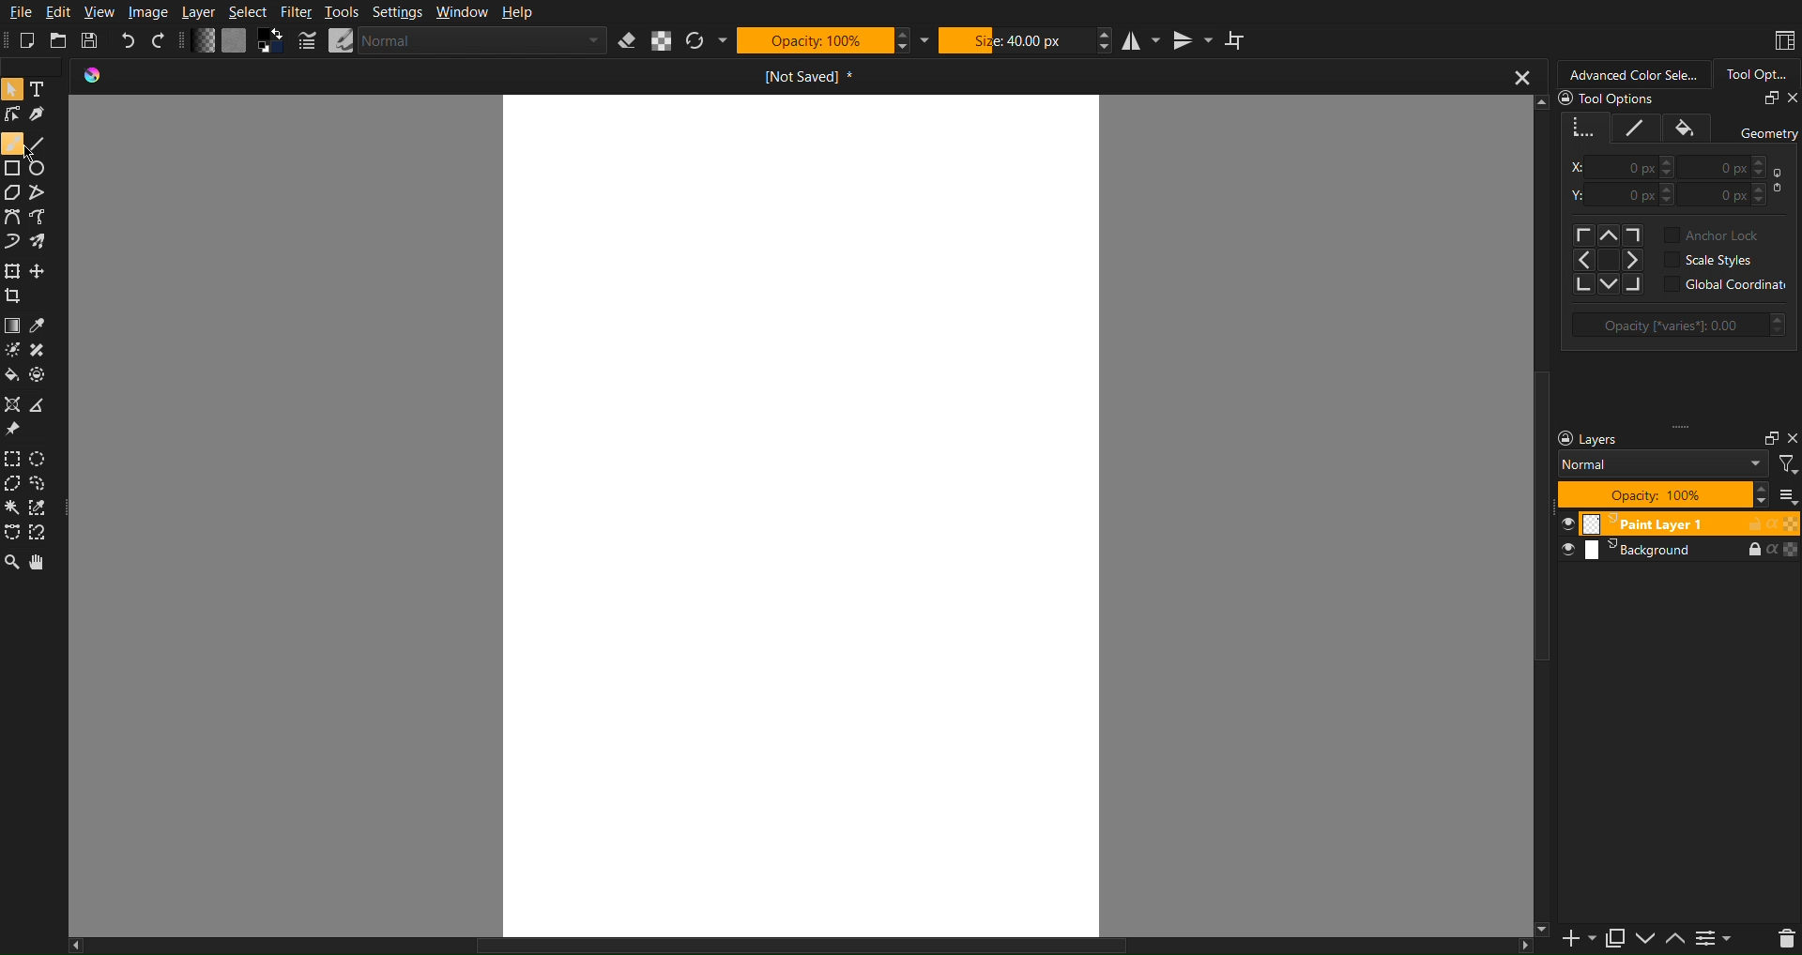 This screenshot has height=955, width=1802. I want to click on New, so click(27, 40).